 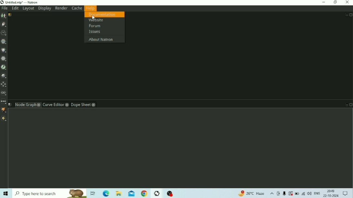 I want to click on Logo, so click(x=2, y=2).